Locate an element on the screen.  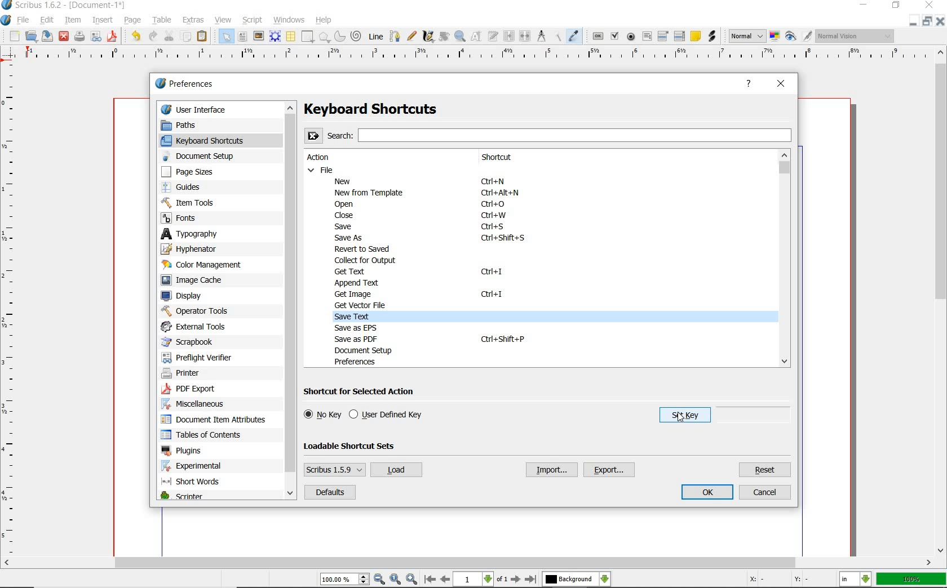
page is located at coordinates (132, 20).